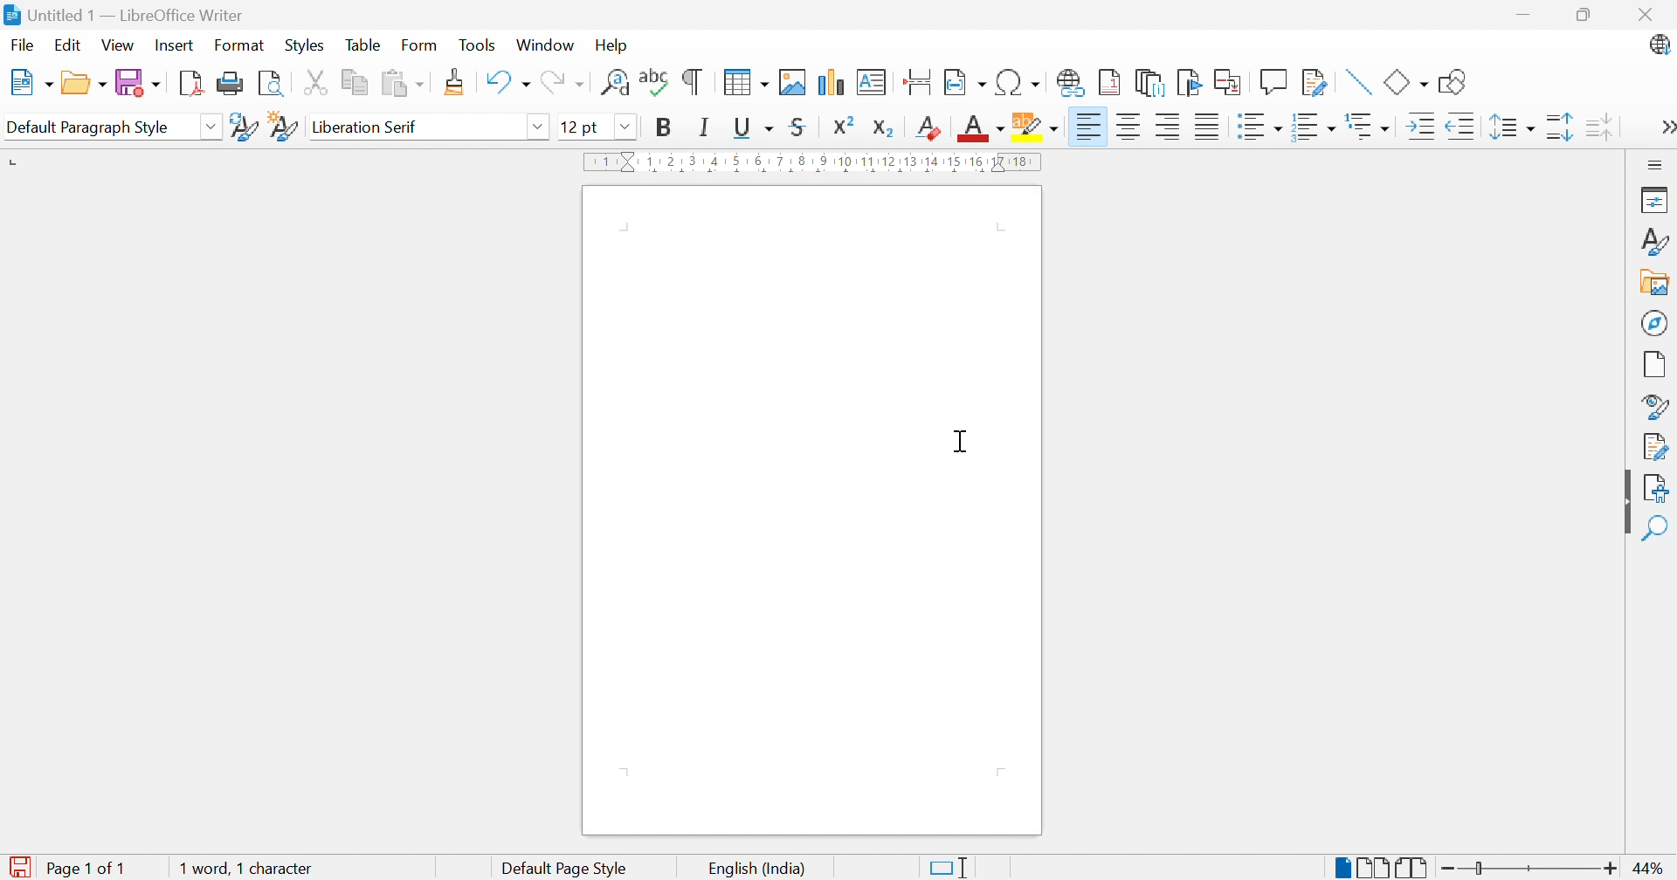  Describe the element at coordinates (701, 129) in the screenshot. I see `Italic` at that location.